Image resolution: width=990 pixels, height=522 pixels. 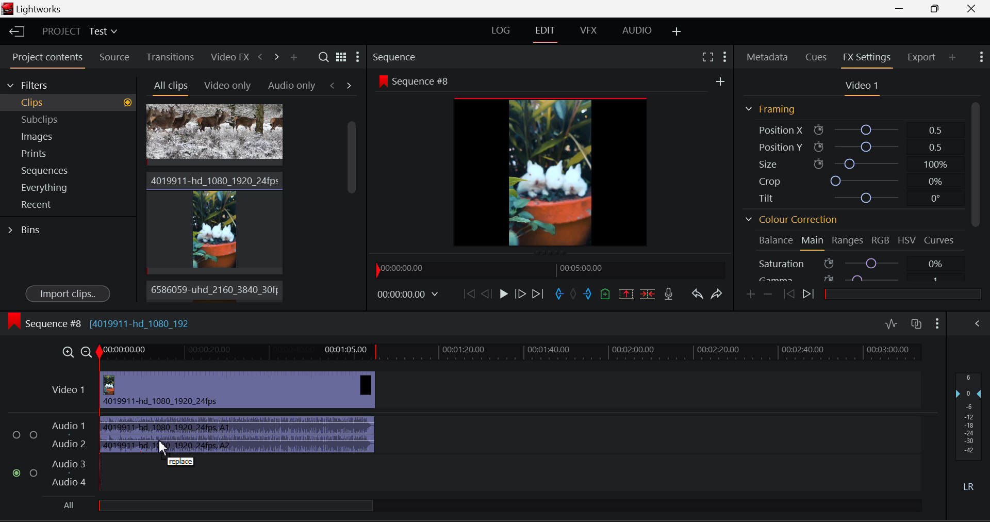 What do you see at coordinates (323, 57) in the screenshot?
I see `Search` at bounding box center [323, 57].